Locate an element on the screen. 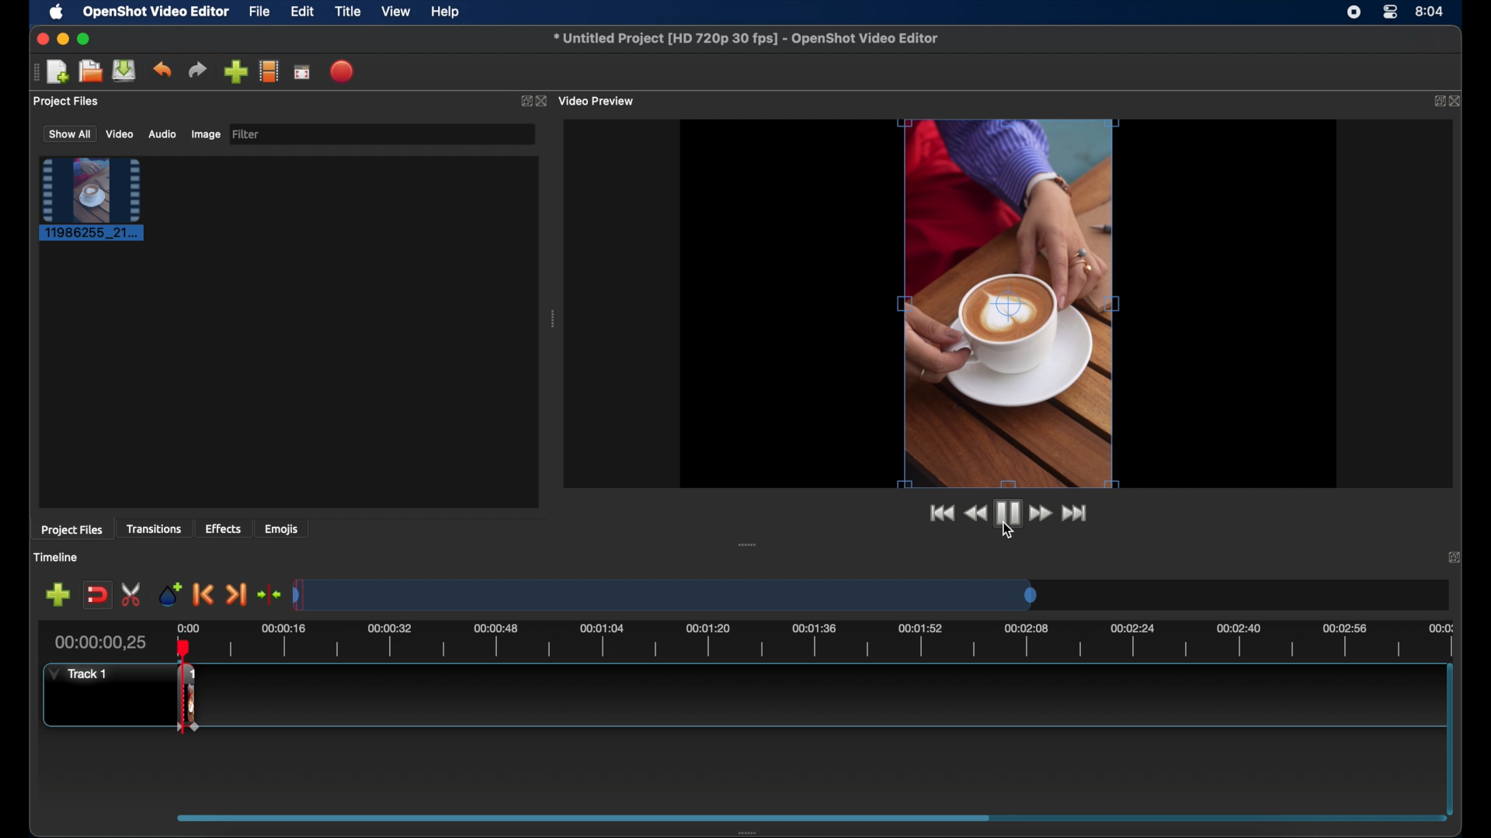 The width and height of the screenshot is (1491, 838). image is located at coordinates (205, 134).